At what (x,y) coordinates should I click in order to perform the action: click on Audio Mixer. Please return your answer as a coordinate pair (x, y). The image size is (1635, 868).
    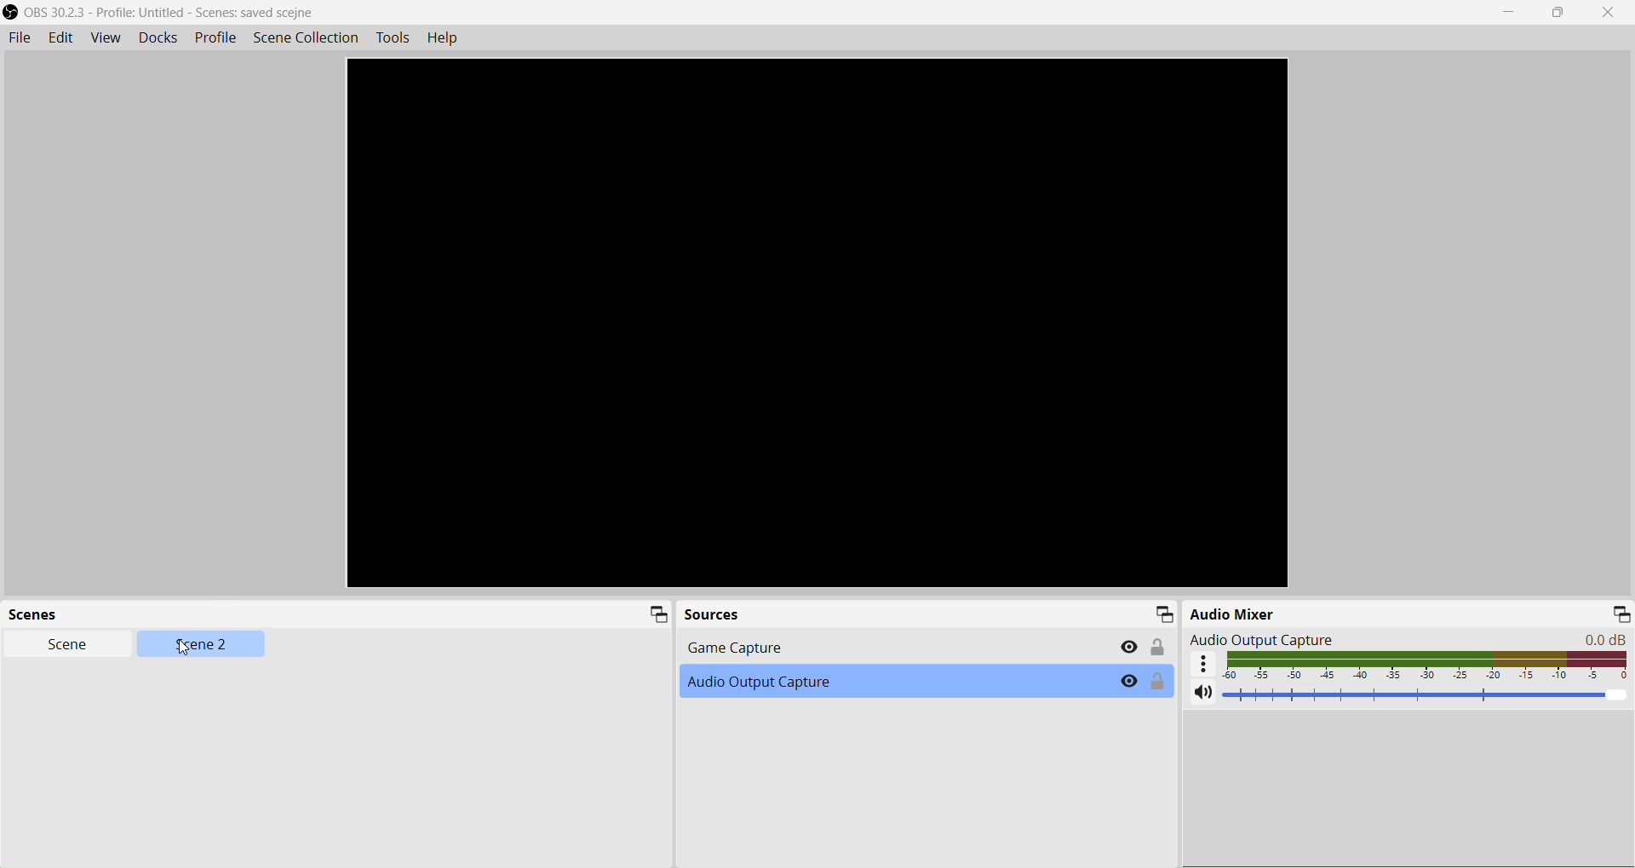
    Looking at the image, I should click on (1233, 613).